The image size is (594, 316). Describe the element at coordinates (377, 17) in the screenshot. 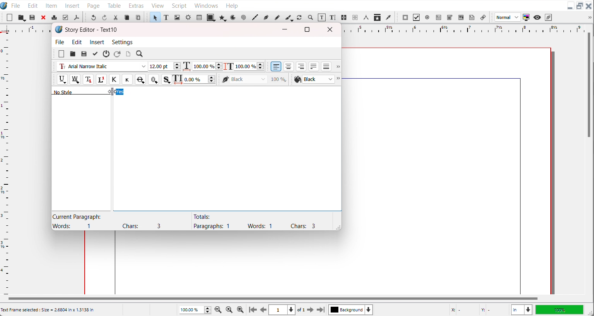

I see `Copy item Properties` at that location.